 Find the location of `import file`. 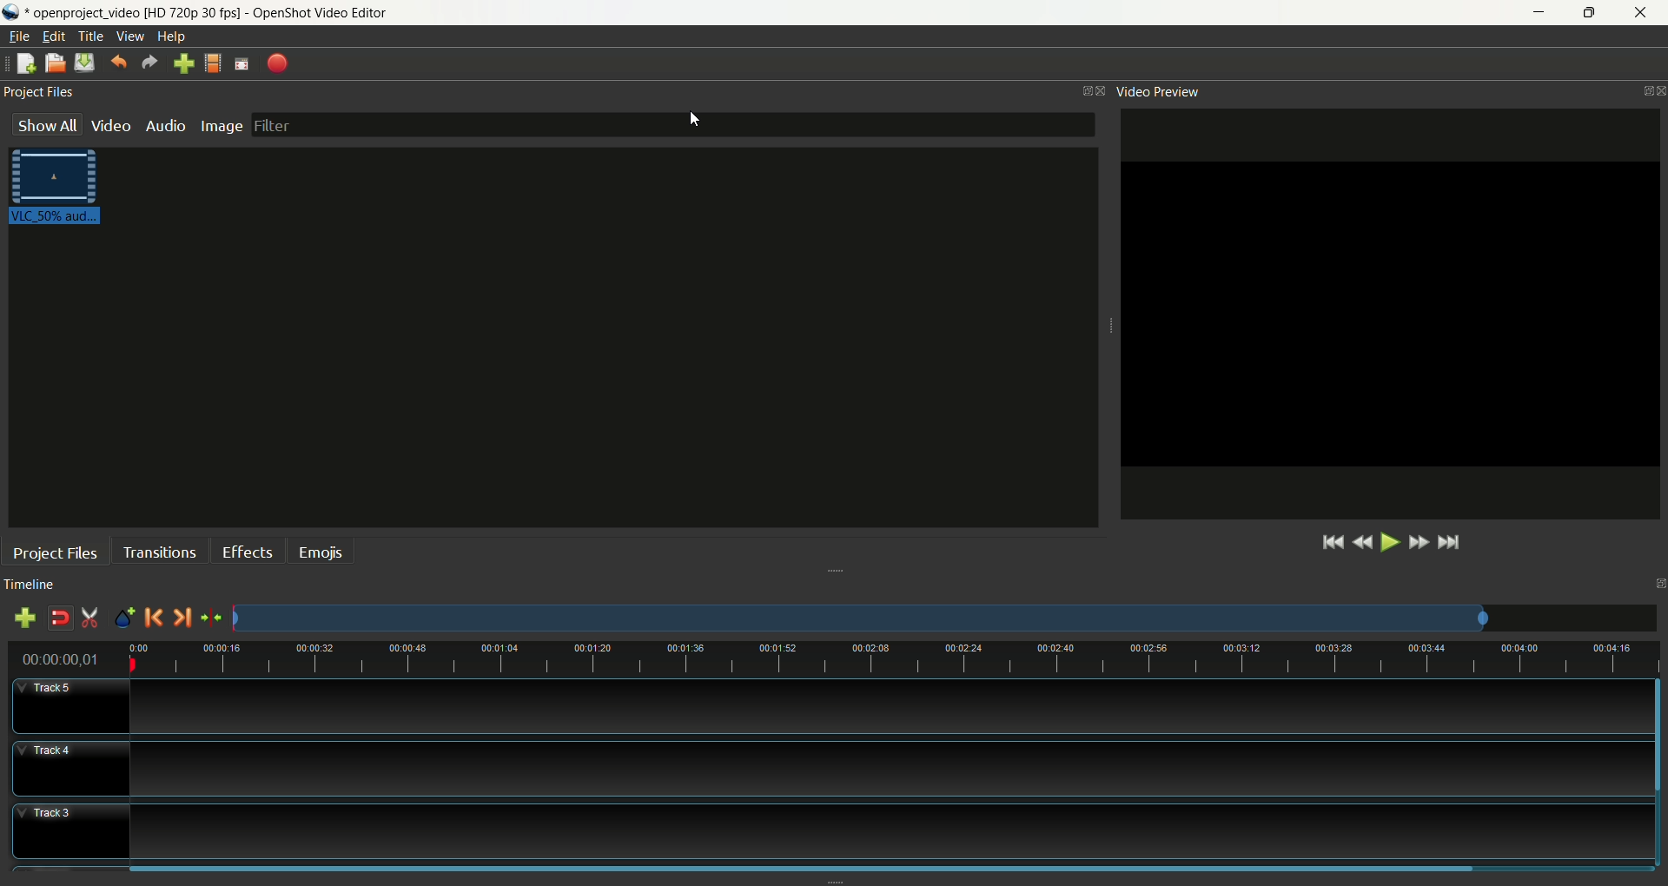

import file is located at coordinates (183, 64).